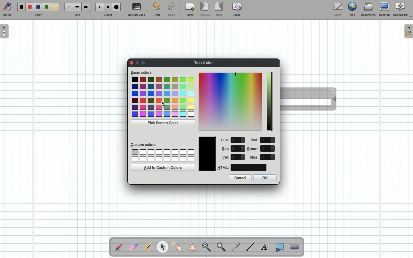  I want to click on Pointer, so click(162, 247).